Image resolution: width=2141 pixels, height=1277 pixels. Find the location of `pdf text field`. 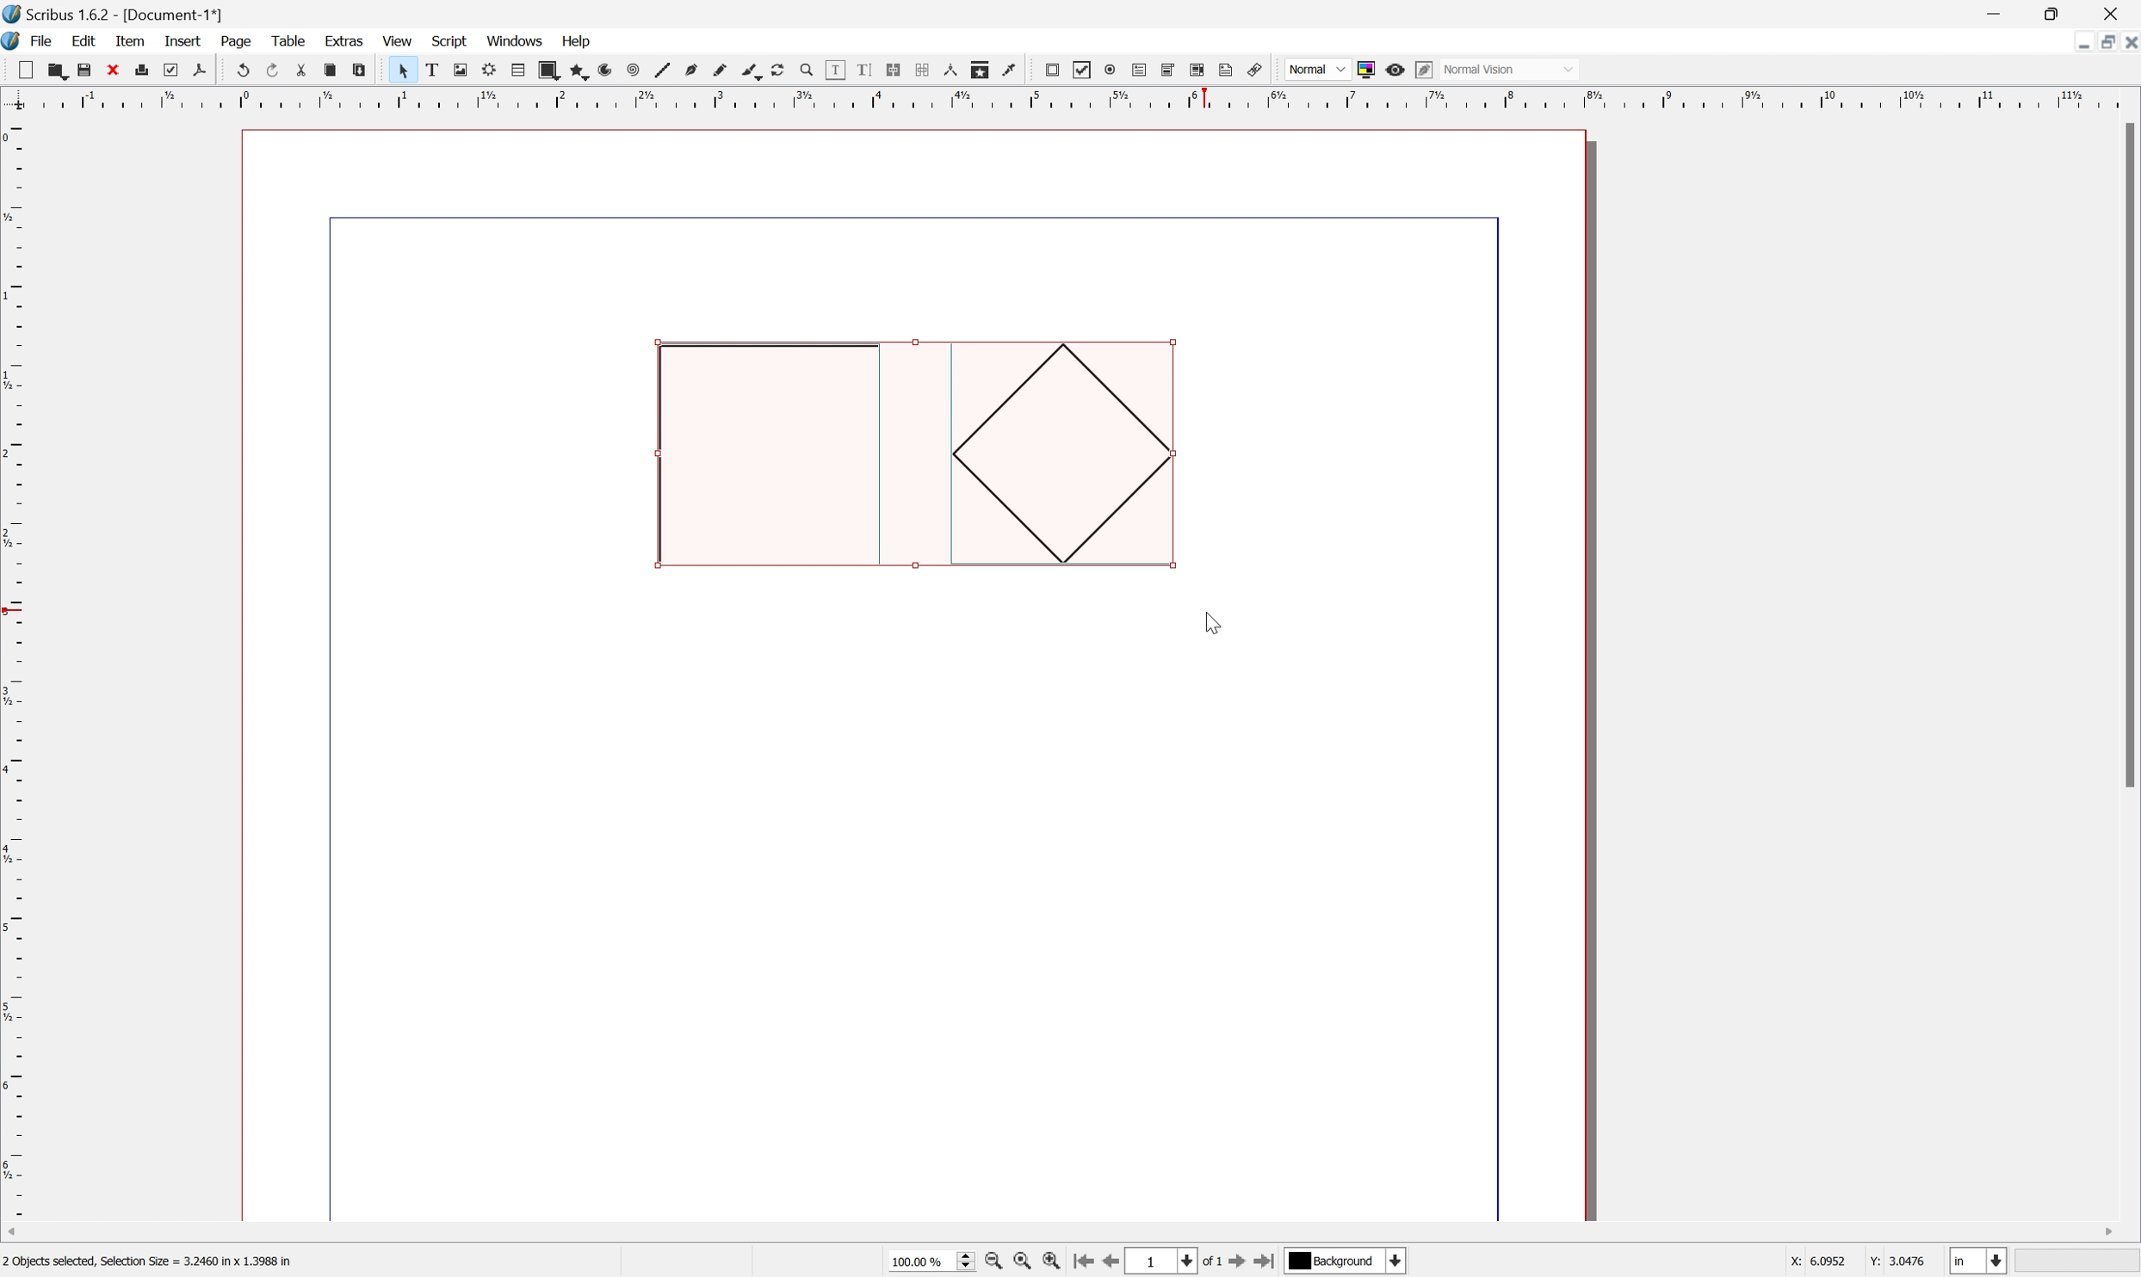

pdf text field is located at coordinates (1138, 68).